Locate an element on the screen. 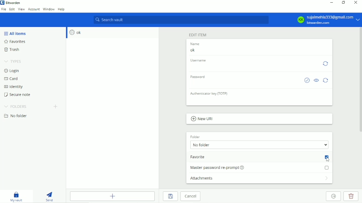 This screenshot has height=203, width=362. Account is located at coordinates (34, 9).